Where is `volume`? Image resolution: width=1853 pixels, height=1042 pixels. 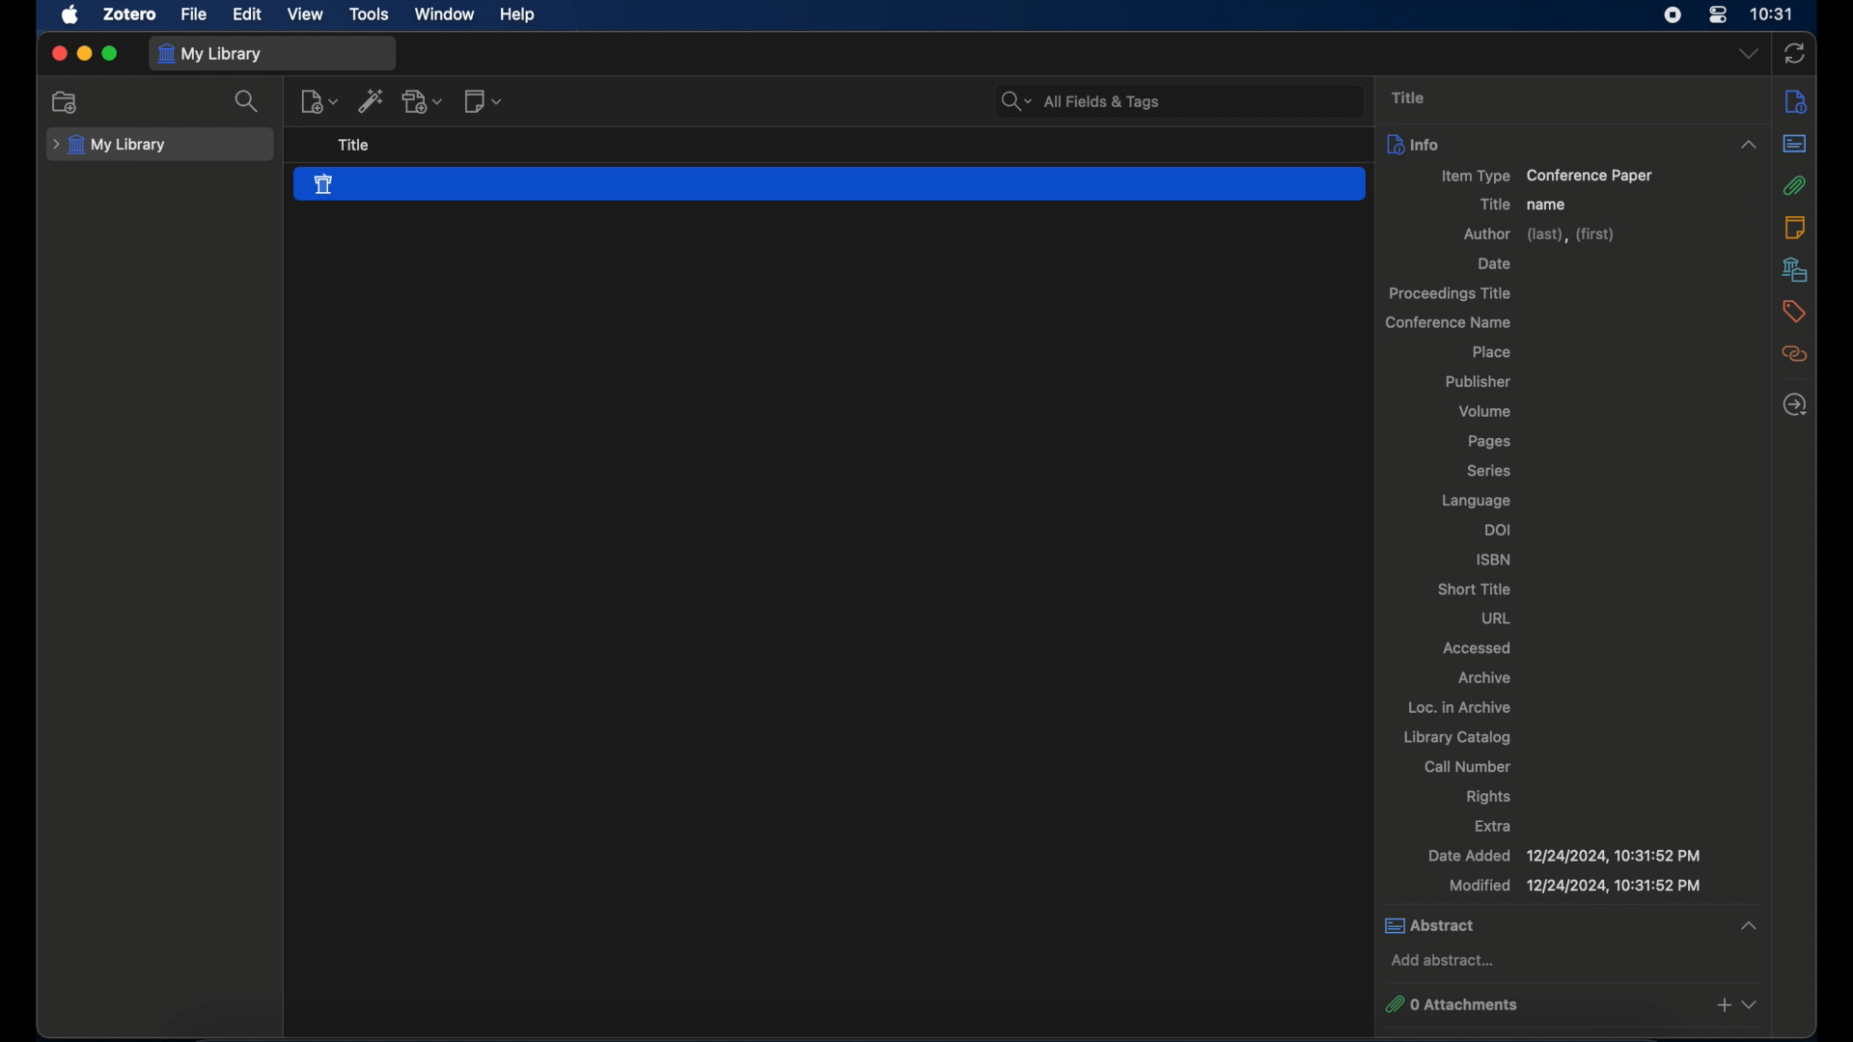
volume is located at coordinates (1483, 412).